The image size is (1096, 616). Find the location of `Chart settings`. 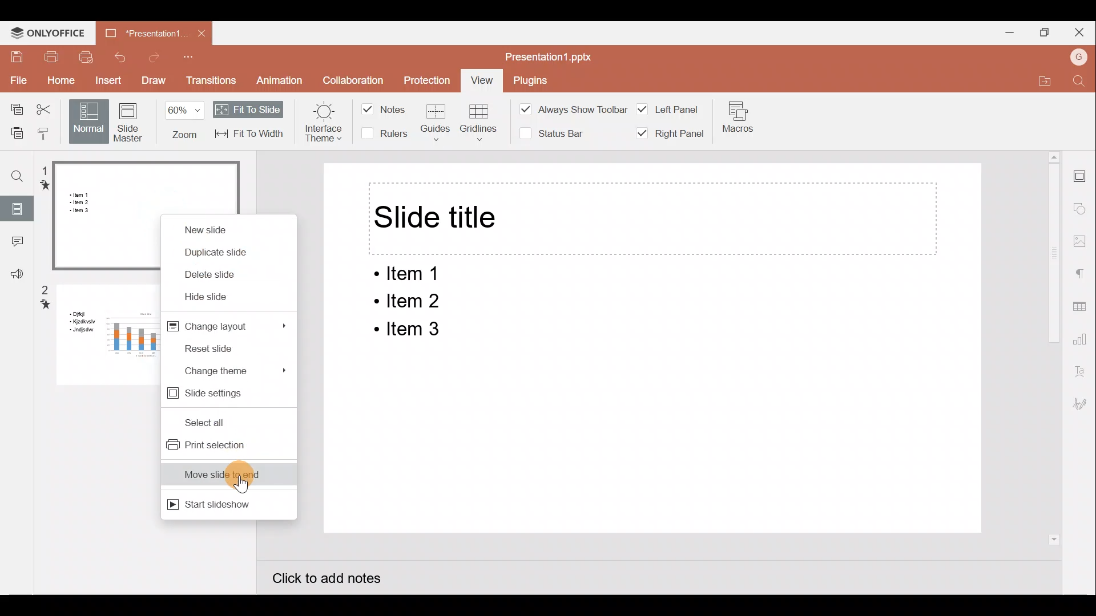

Chart settings is located at coordinates (1082, 337).